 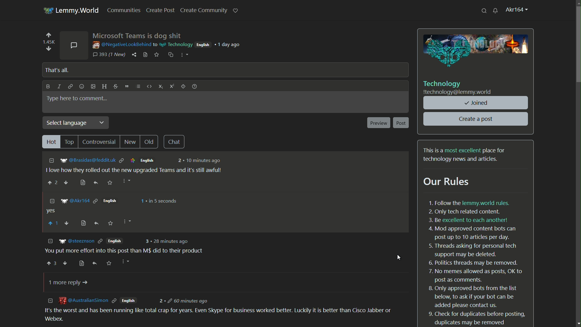 What do you see at coordinates (110, 183) in the screenshot?
I see `save` at bounding box center [110, 183].